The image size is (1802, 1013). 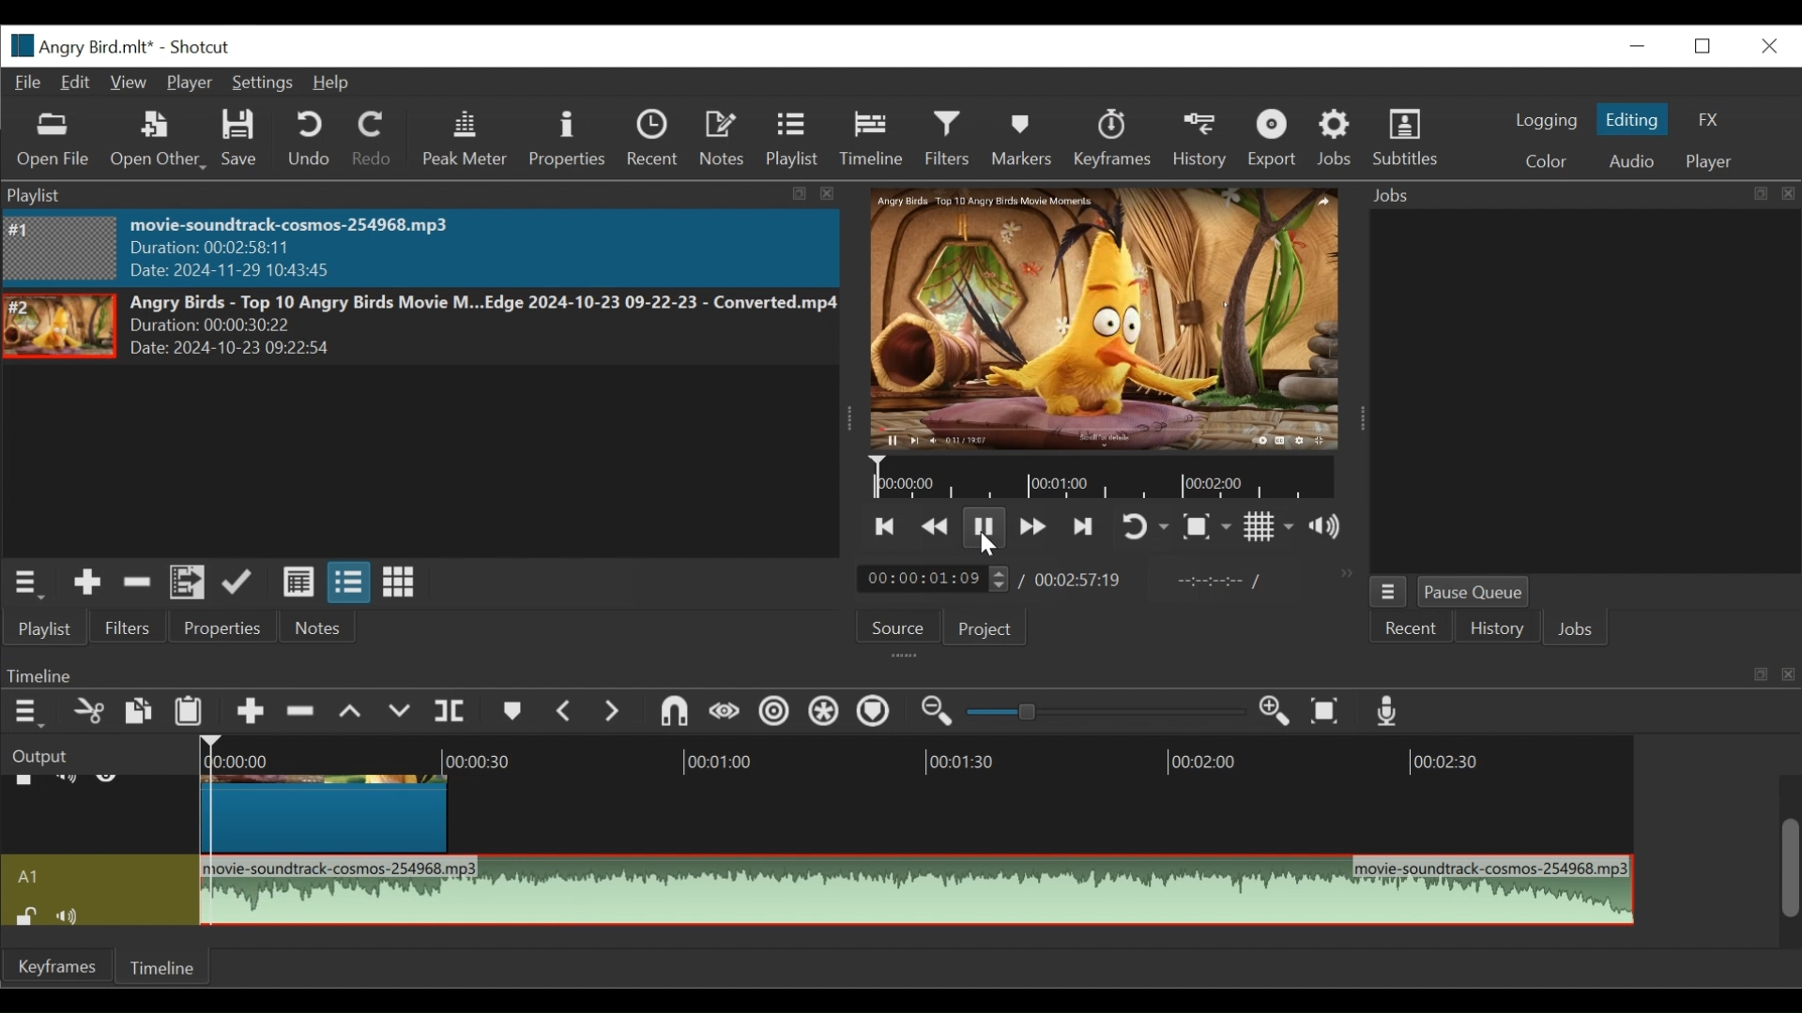 I want to click on Cut, so click(x=88, y=712).